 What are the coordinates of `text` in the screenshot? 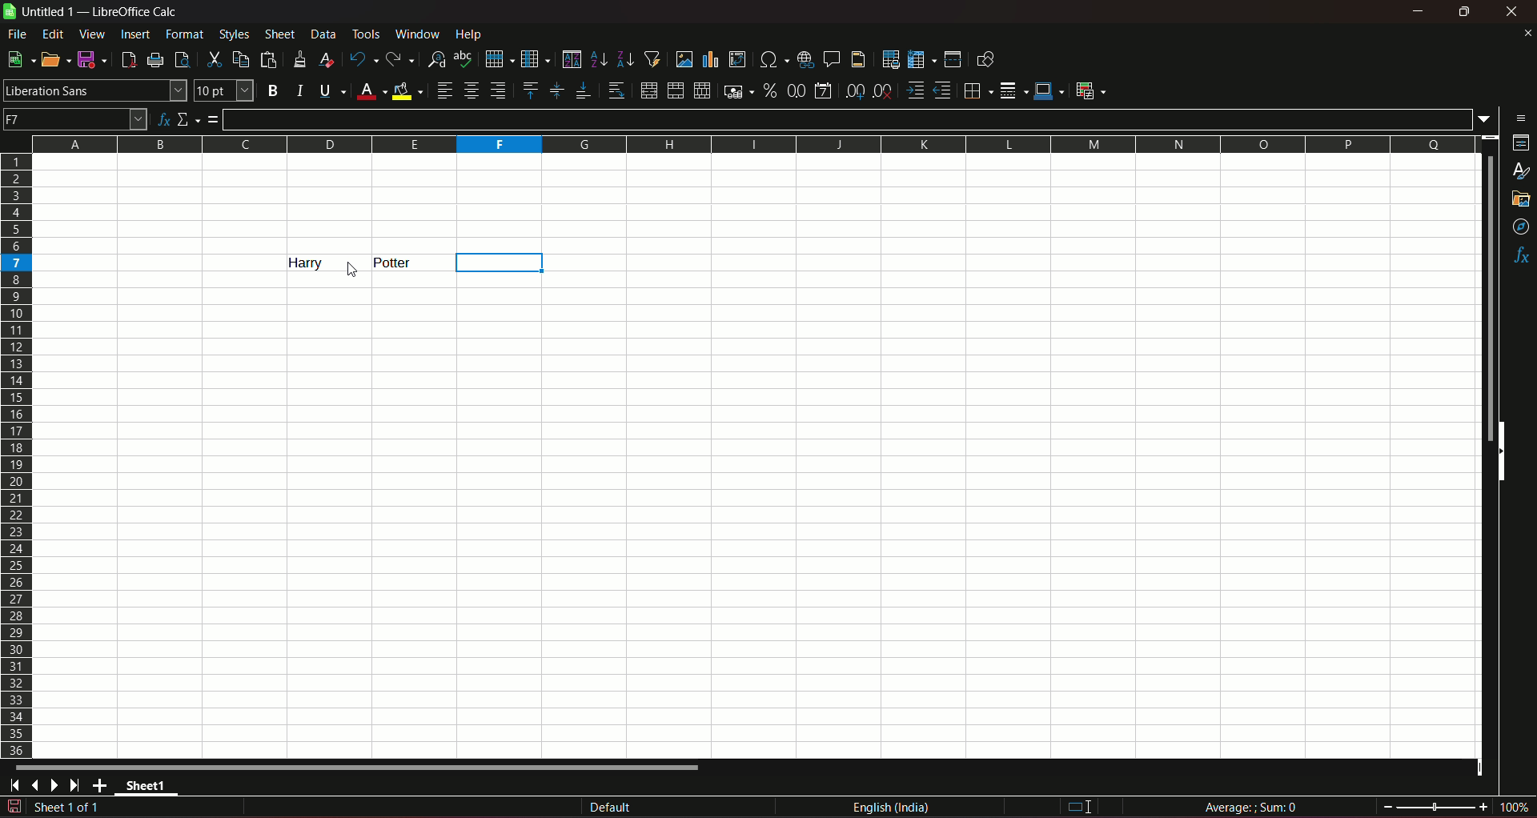 It's located at (297, 263).